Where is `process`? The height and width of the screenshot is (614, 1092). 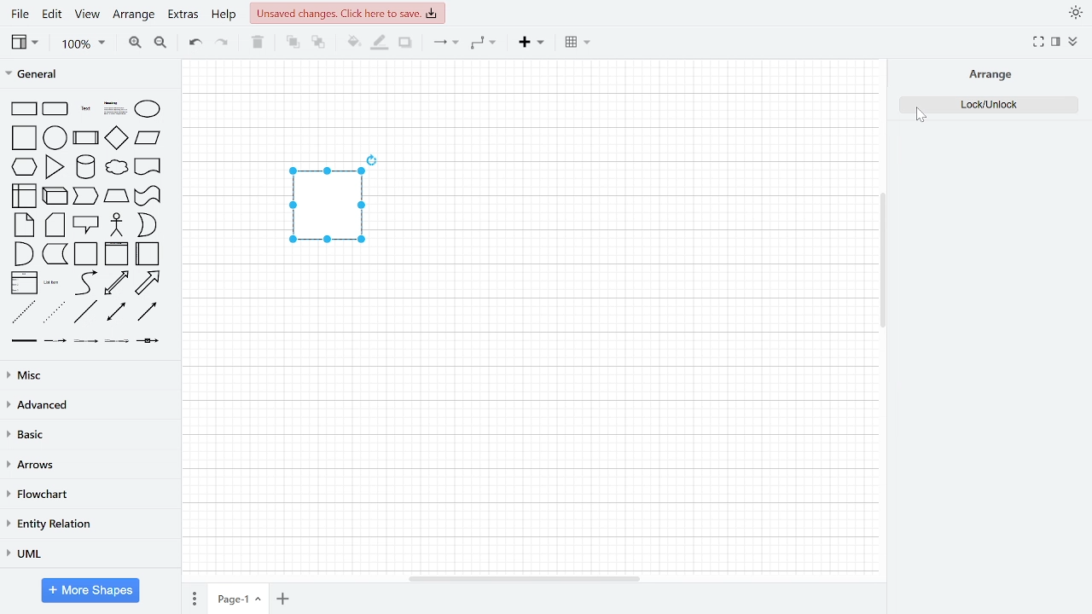
process is located at coordinates (86, 138).